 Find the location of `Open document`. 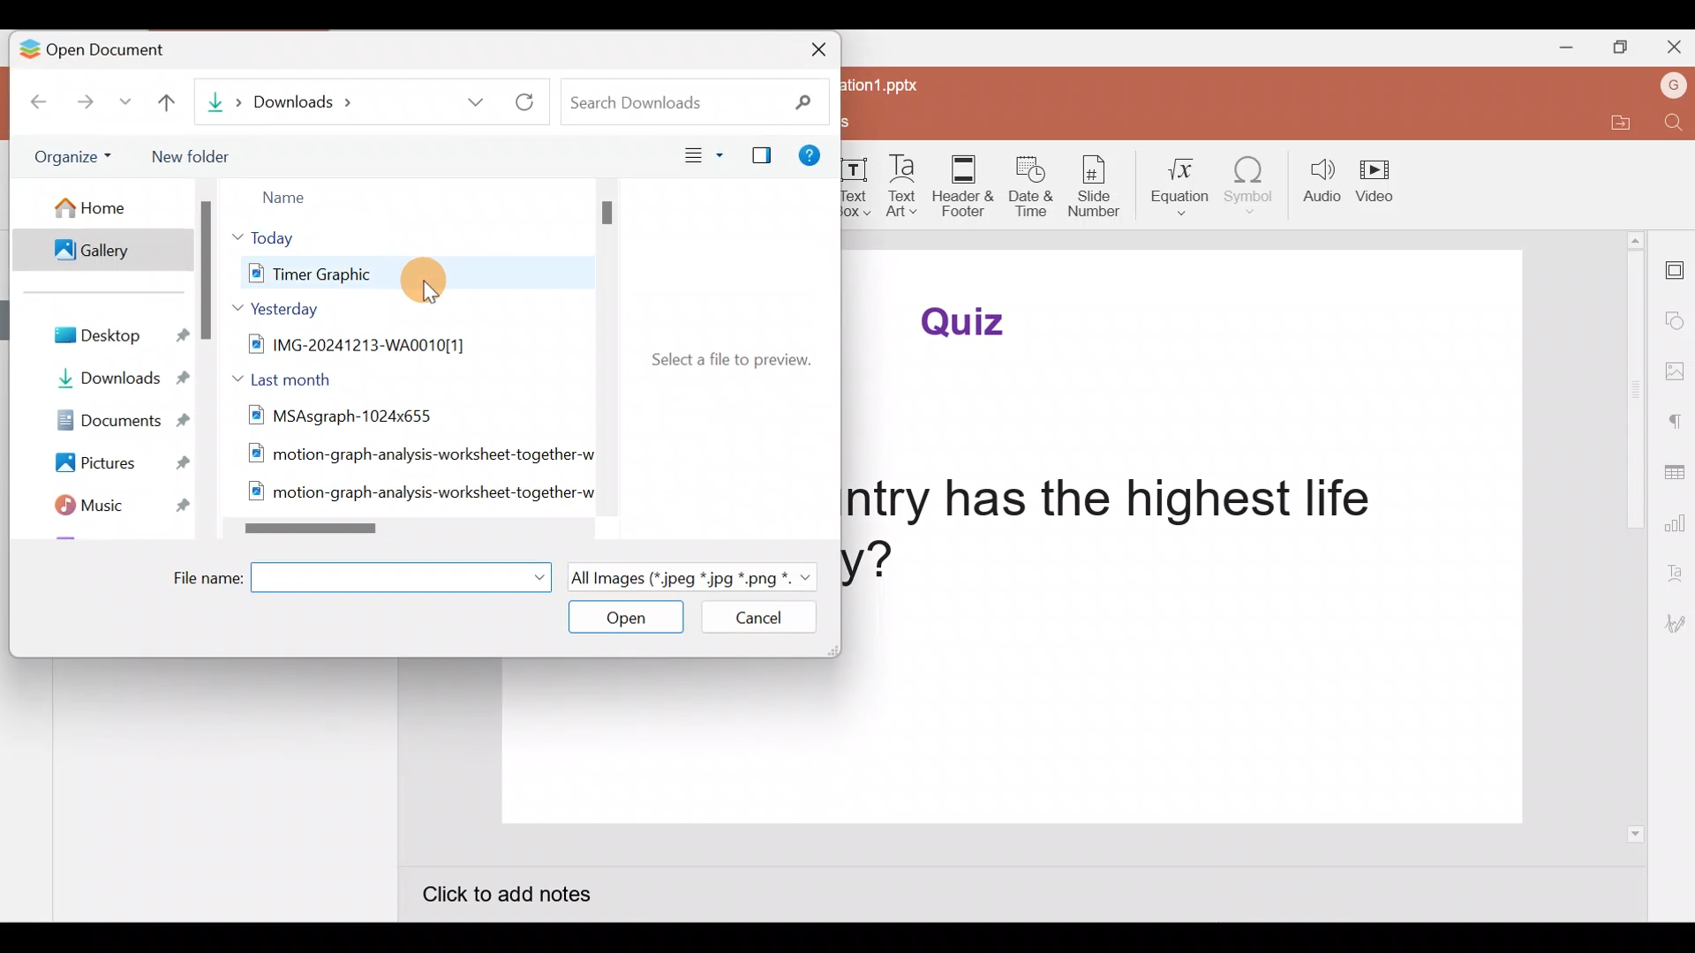

Open document is located at coordinates (124, 51).